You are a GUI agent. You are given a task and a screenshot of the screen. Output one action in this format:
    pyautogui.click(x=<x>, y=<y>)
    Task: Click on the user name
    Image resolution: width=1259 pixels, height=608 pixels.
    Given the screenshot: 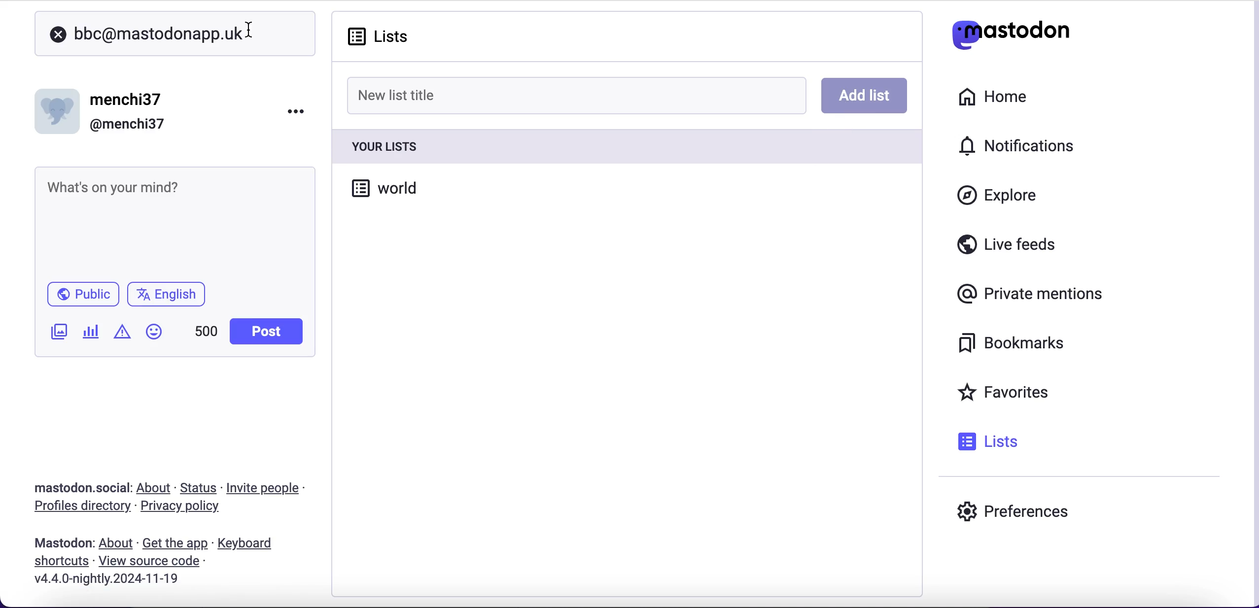 What is the action you would take?
    pyautogui.click(x=108, y=110)
    